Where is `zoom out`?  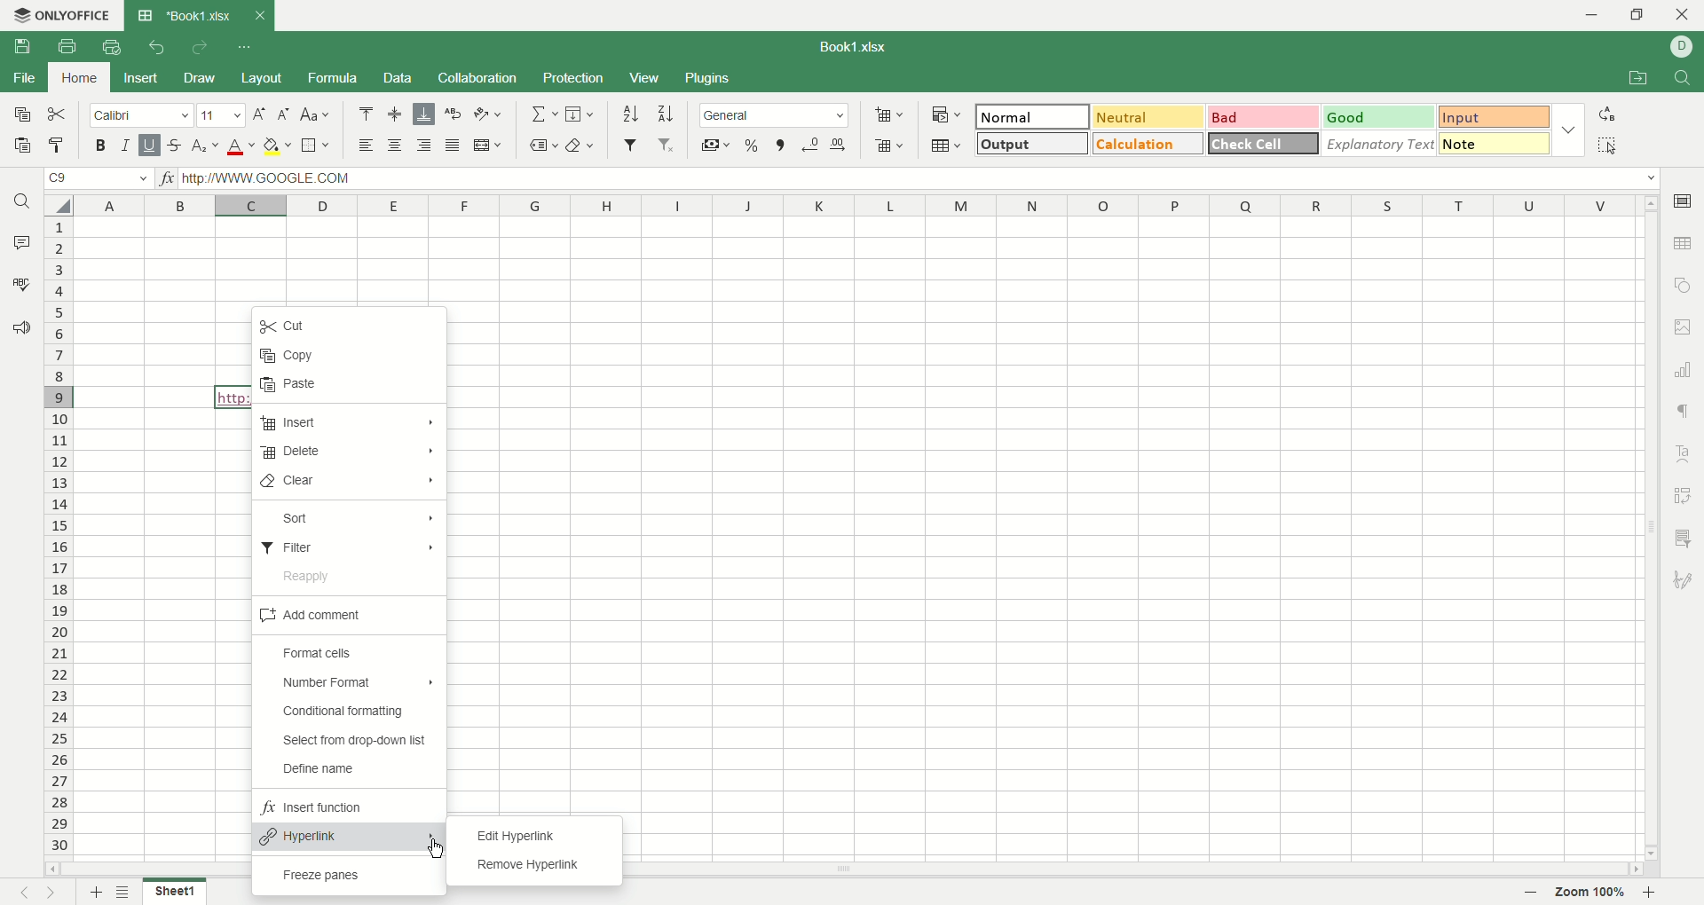
zoom out is located at coordinates (1653, 893).